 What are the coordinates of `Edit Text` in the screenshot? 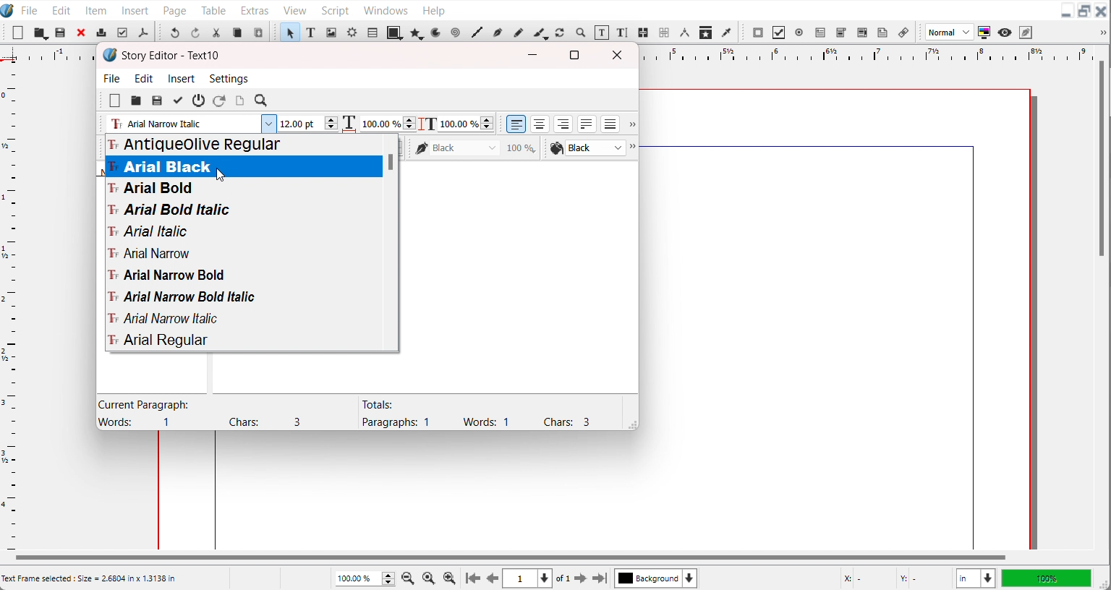 It's located at (623, 33).